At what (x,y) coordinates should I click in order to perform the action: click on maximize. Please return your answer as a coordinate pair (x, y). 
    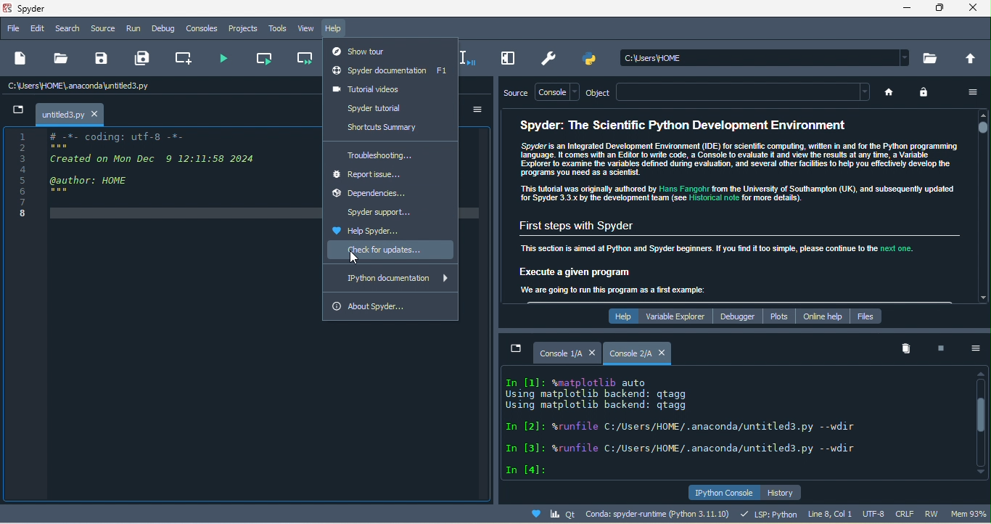
    Looking at the image, I should click on (939, 9).